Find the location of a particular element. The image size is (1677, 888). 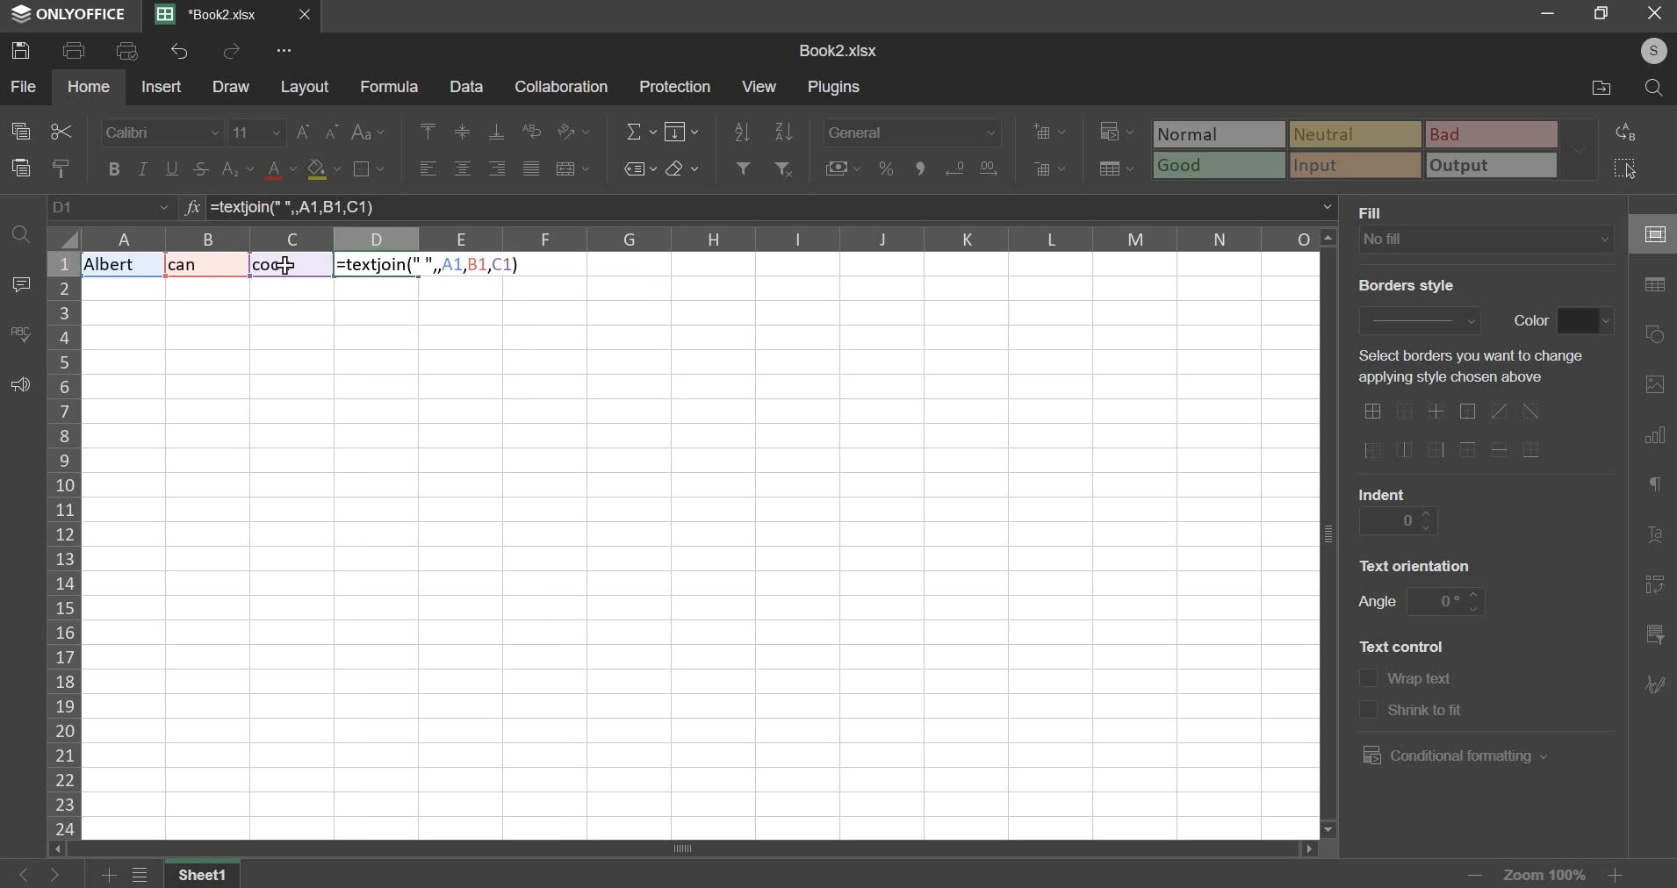

view more is located at coordinates (286, 51).